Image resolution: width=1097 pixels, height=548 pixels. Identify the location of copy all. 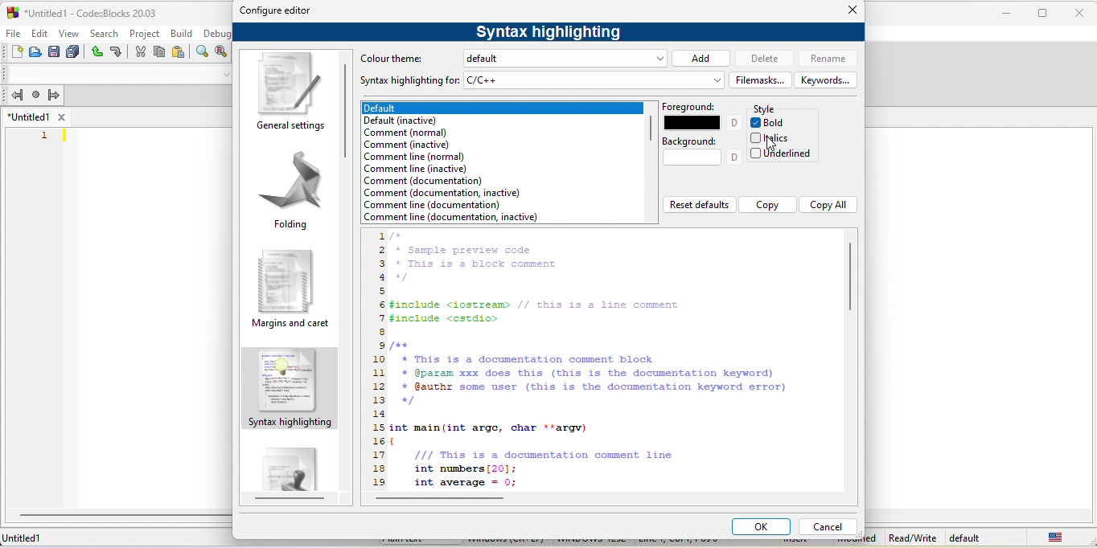
(828, 205).